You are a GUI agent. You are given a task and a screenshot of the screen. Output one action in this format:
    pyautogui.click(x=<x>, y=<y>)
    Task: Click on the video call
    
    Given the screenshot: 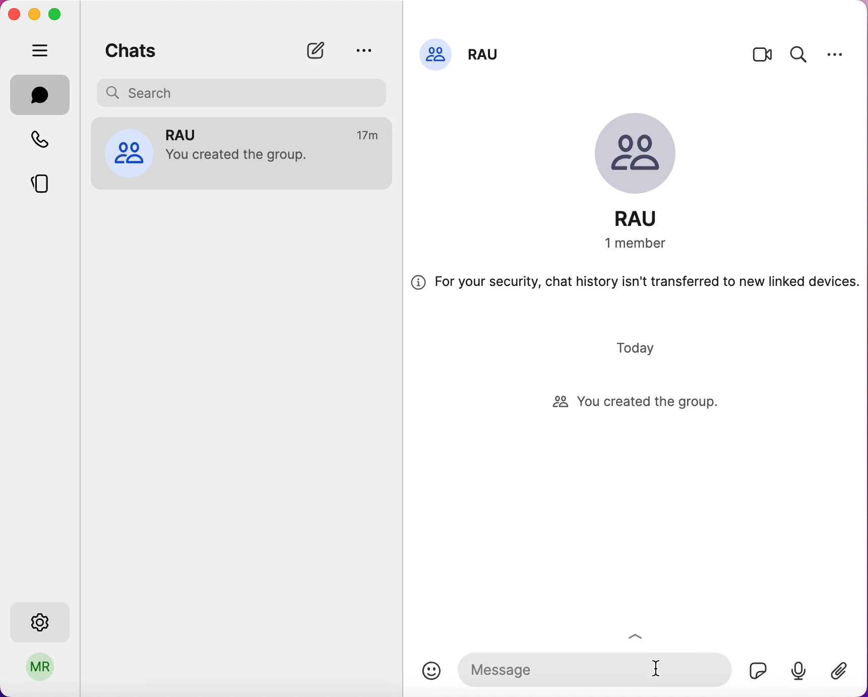 What is the action you would take?
    pyautogui.click(x=763, y=57)
    